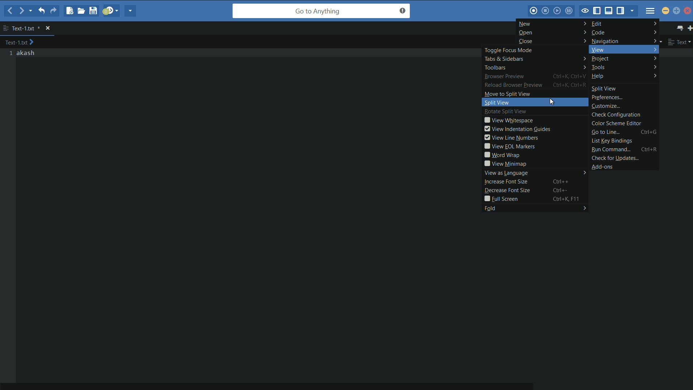  Describe the element at coordinates (688, 10) in the screenshot. I see `Close` at that location.